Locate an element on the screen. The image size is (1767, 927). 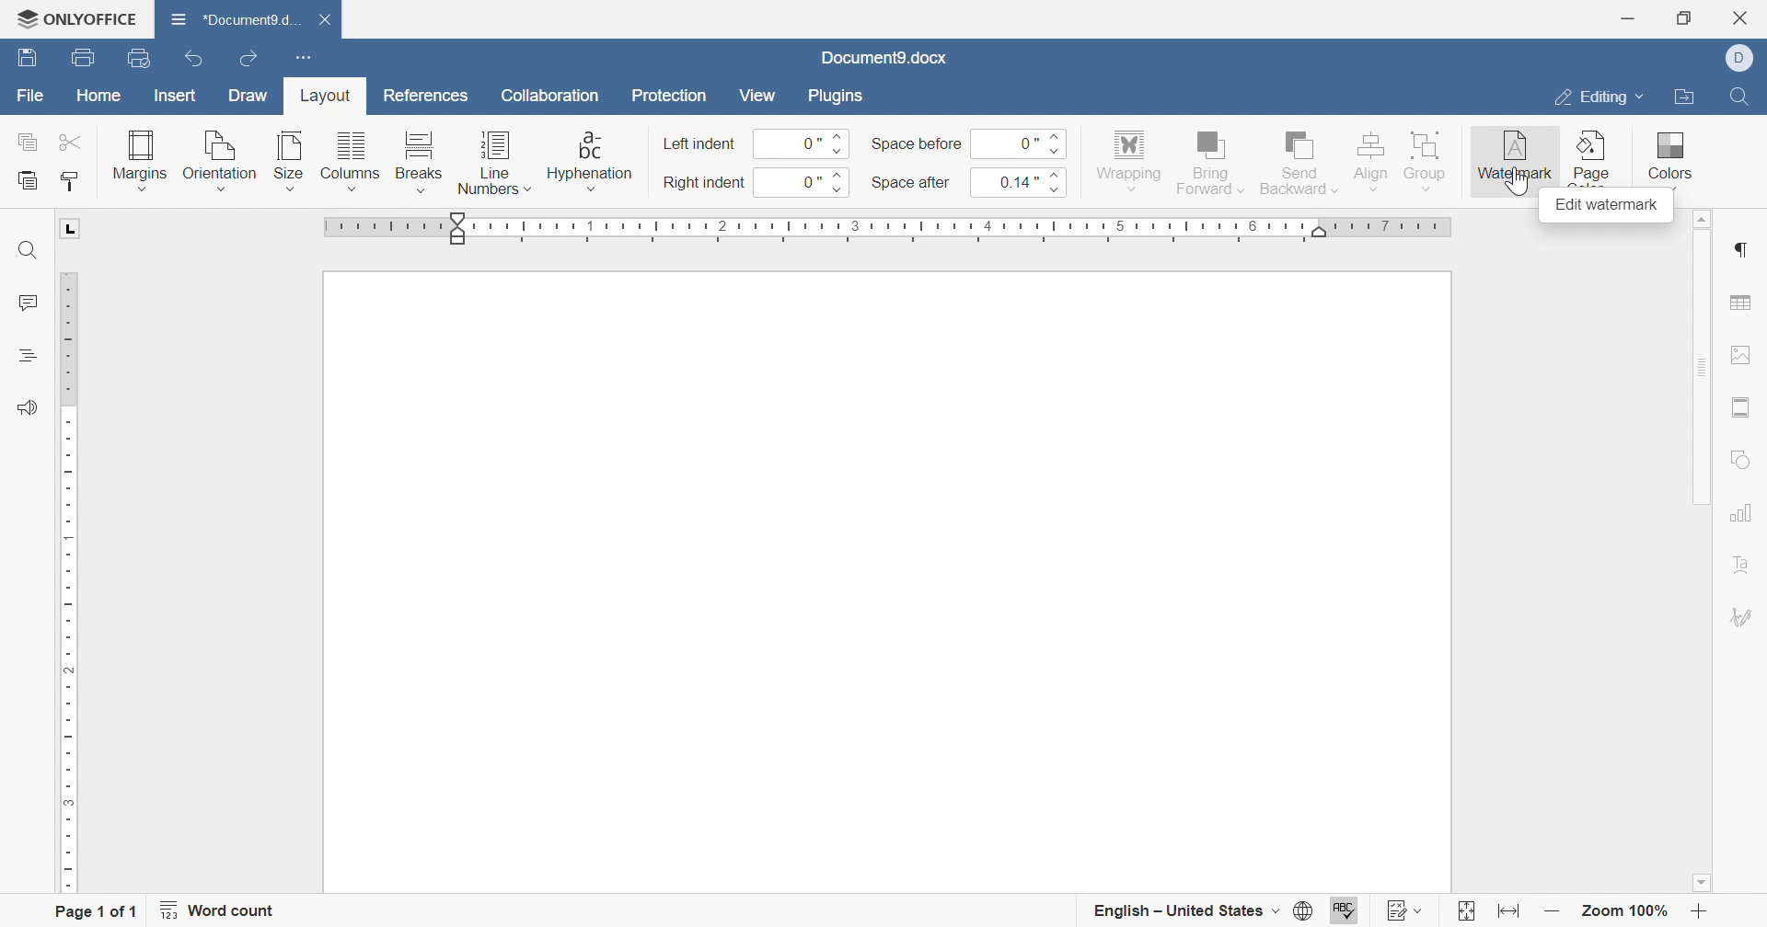
align is located at coordinates (1369, 159).